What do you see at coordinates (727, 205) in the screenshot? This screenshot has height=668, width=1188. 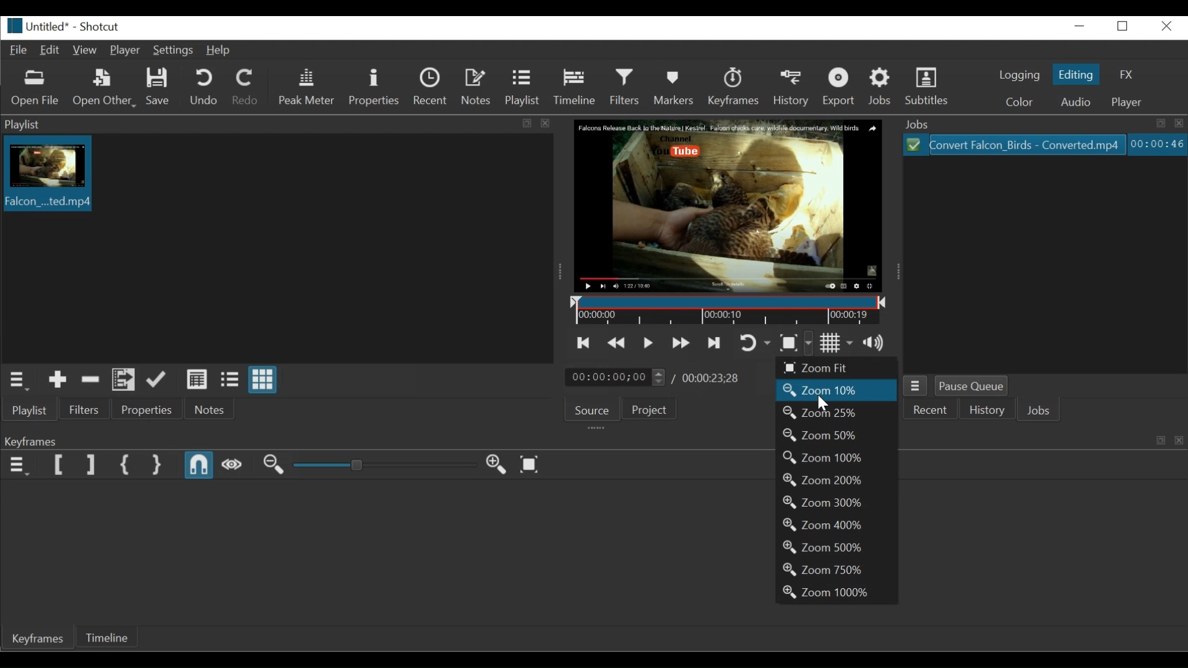 I see `Media Viewer` at bounding box center [727, 205].